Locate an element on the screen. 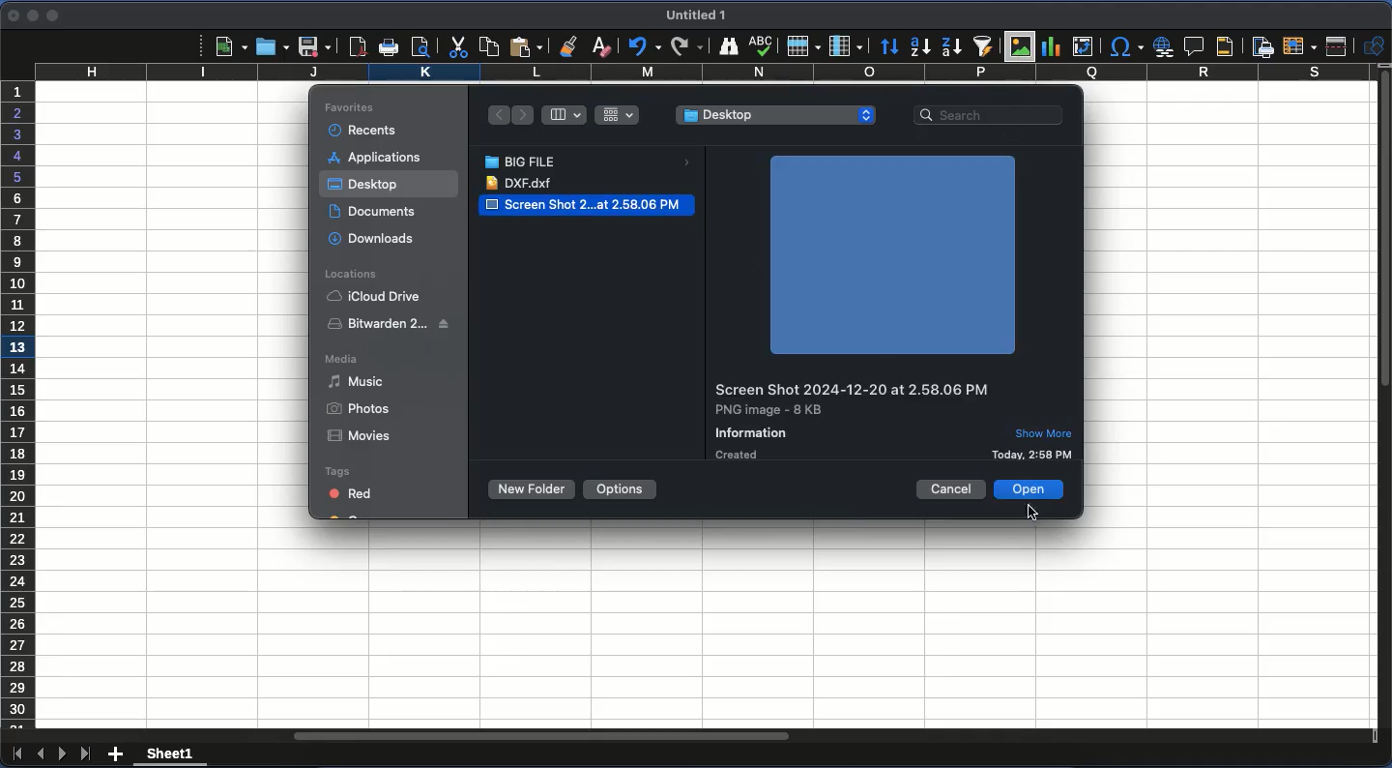 This screenshot has width=1392, height=768. untitled is located at coordinates (695, 15).